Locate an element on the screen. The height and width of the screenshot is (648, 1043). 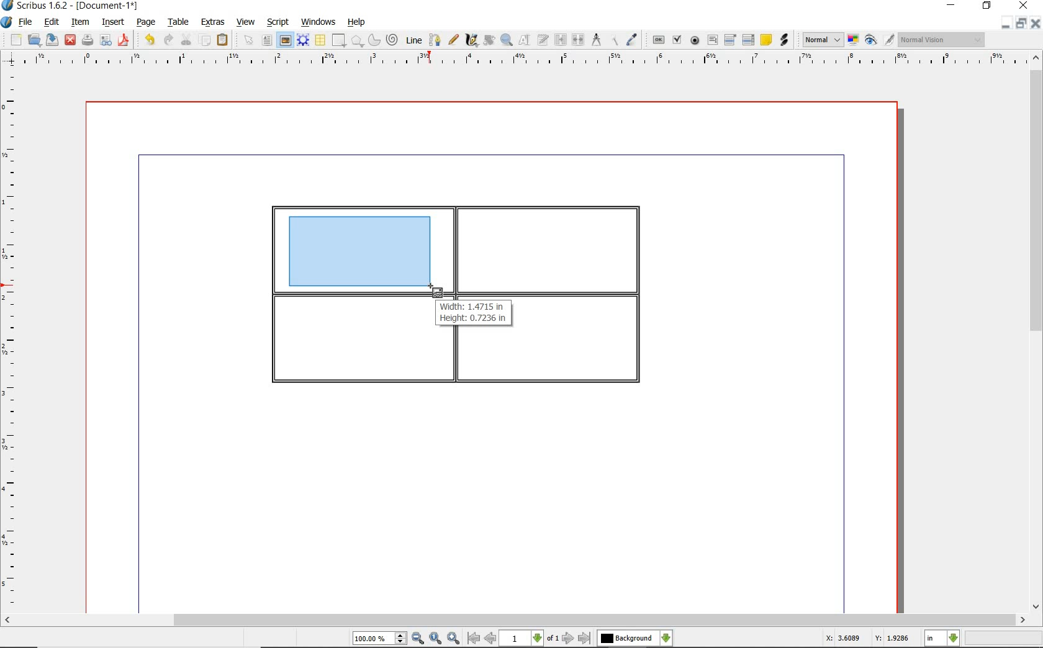
help is located at coordinates (356, 22).